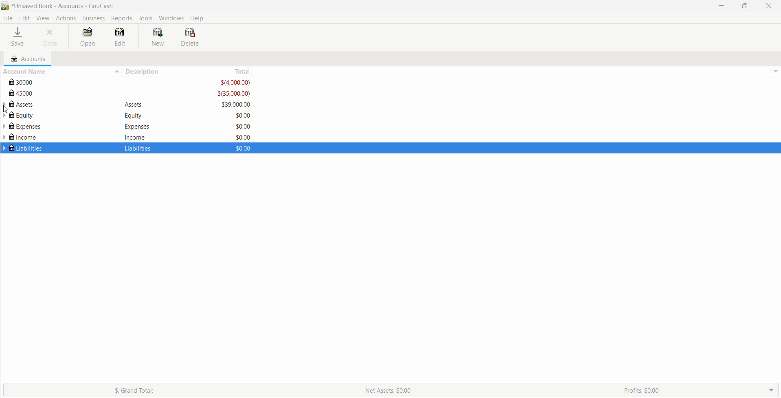 This screenshot has height=398, width=781. Describe the element at coordinates (175, 391) in the screenshot. I see `Grand Total` at that location.